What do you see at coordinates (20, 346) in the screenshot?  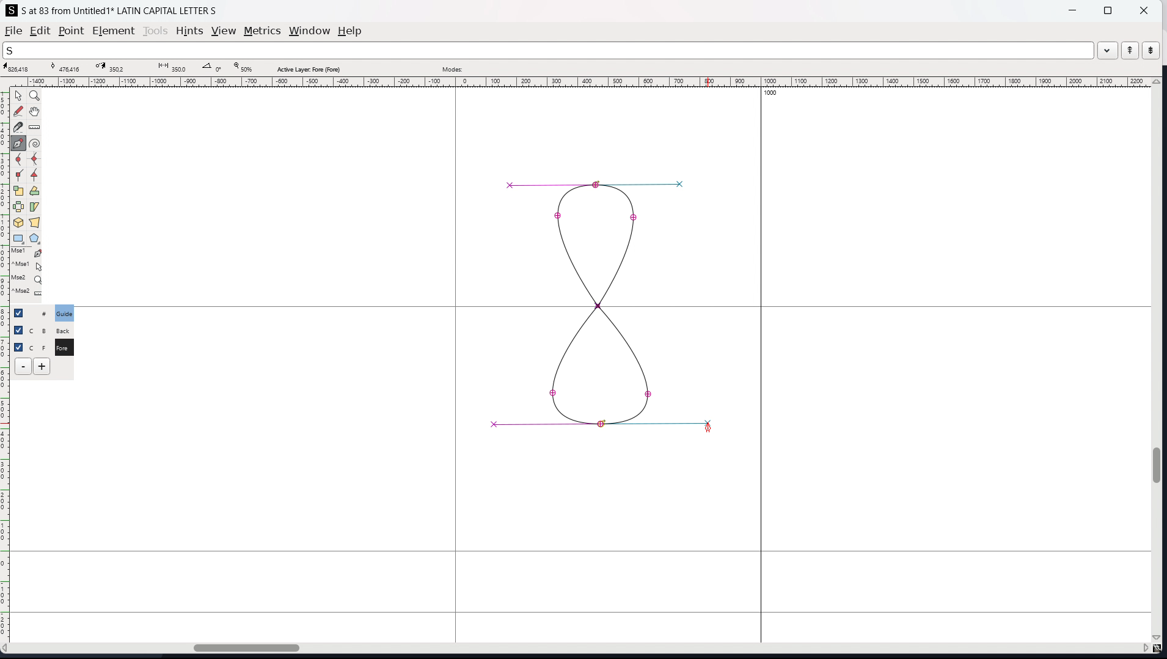 I see `selection toggle` at bounding box center [20, 346].